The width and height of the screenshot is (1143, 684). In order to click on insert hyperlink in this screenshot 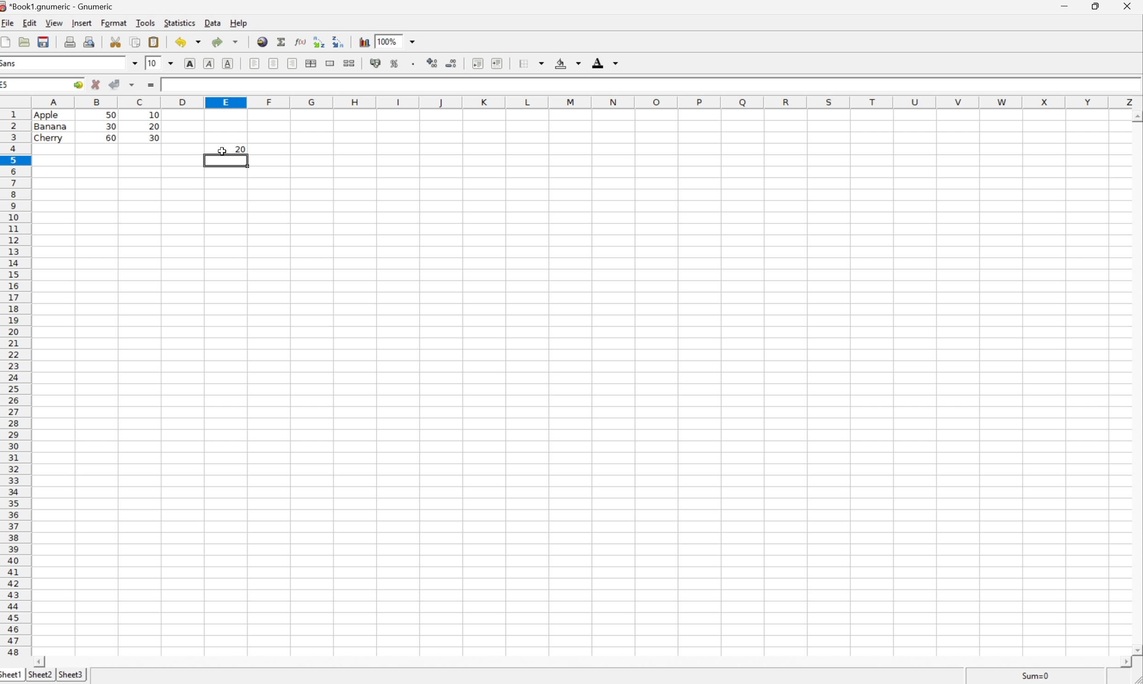, I will do `click(262, 41)`.